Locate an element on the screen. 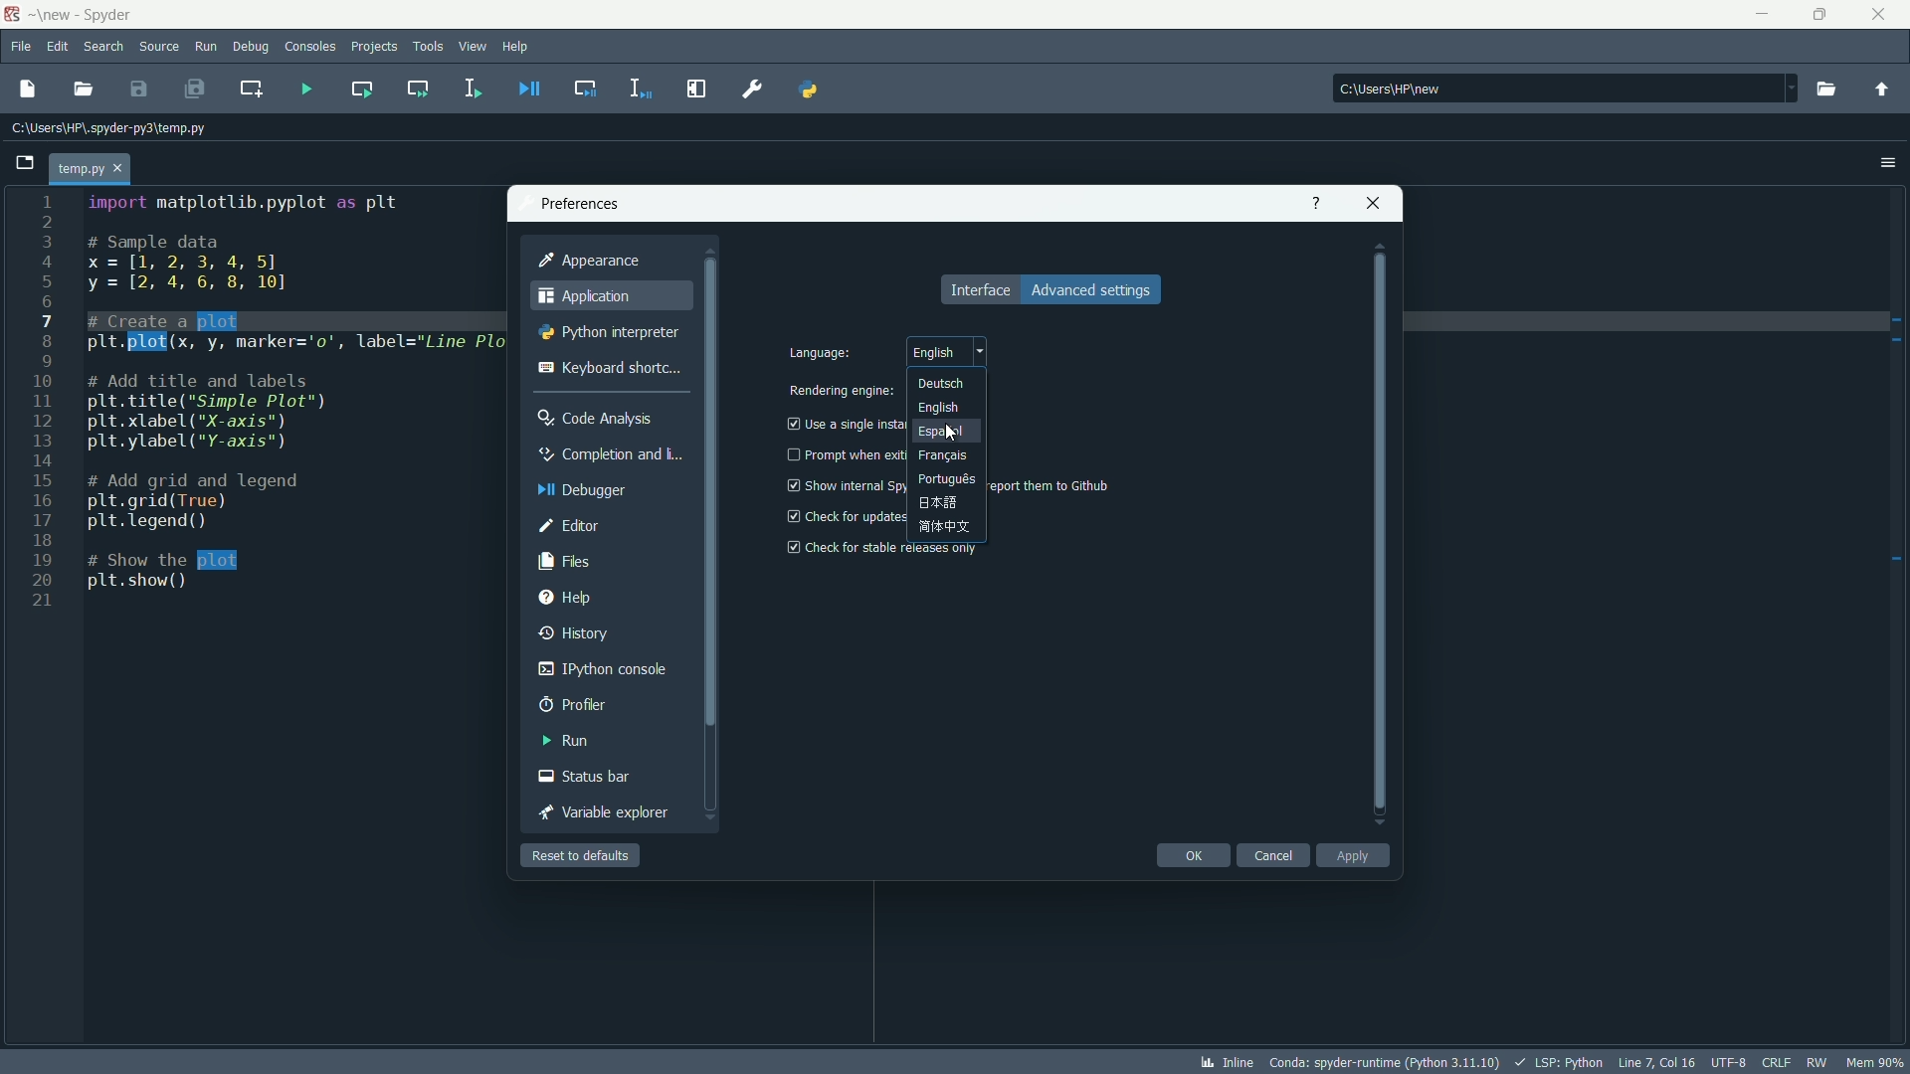  checkbox is located at coordinates (791, 516).